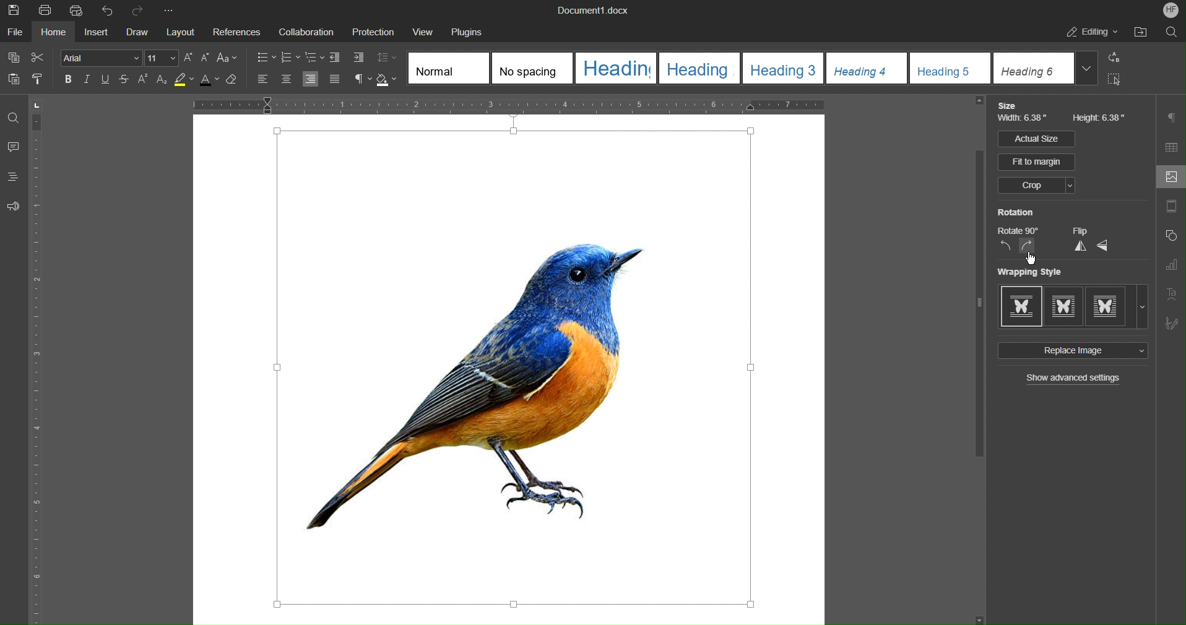 This screenshot has width=1186, height=625. I want to click on View, so click(417, 29).